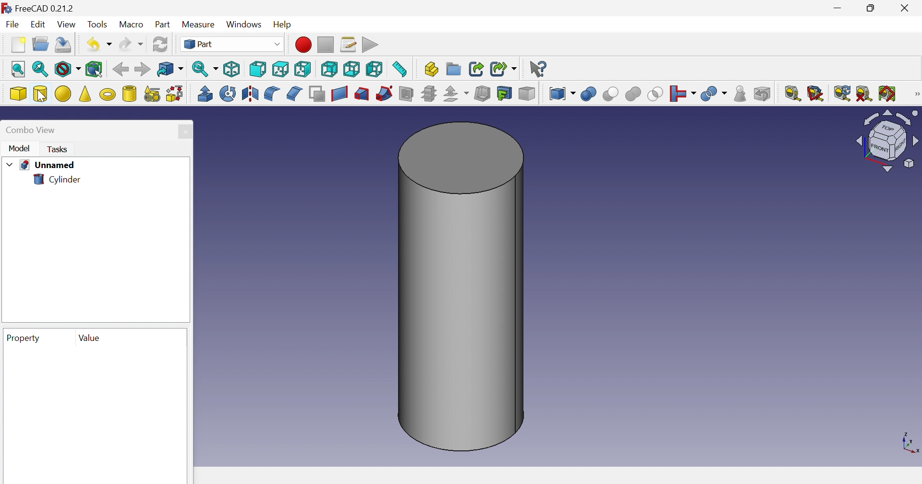 The width and height of the screenshot is (922, 484). Describe the element at coordinates (295, 94) in the screenshot. I see `Chamfer` at that location.